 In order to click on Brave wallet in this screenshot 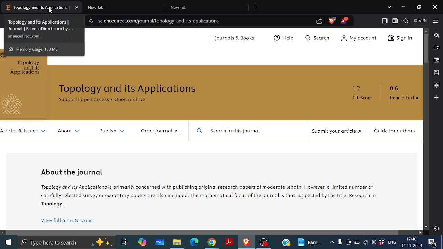, I will do `click(436, 60)`.